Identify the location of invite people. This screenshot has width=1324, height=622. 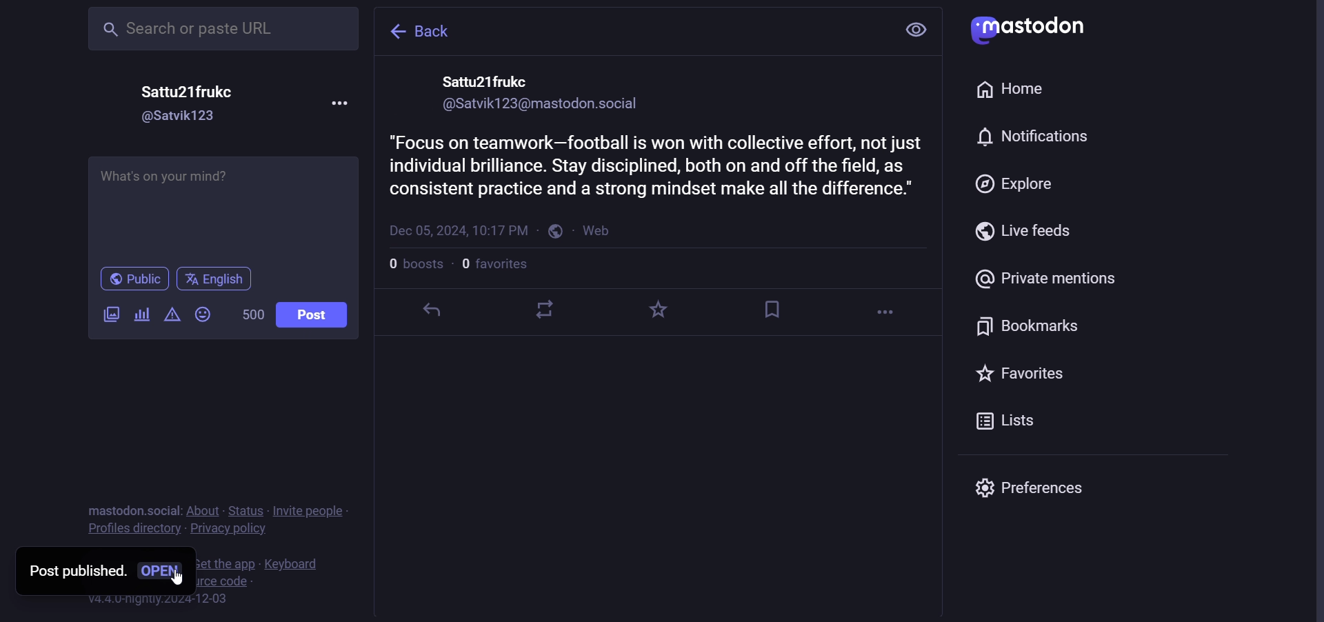
(312, 510).